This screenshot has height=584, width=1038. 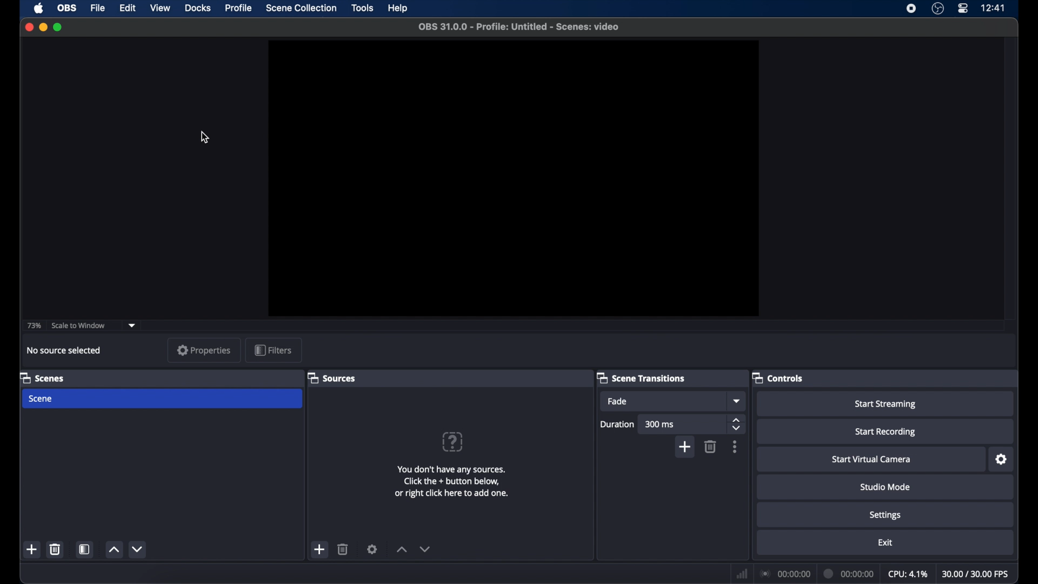 What do you see at coordinates (616, 425) in the screenshot?
I see `Duration` at bounding box center [616, 425].